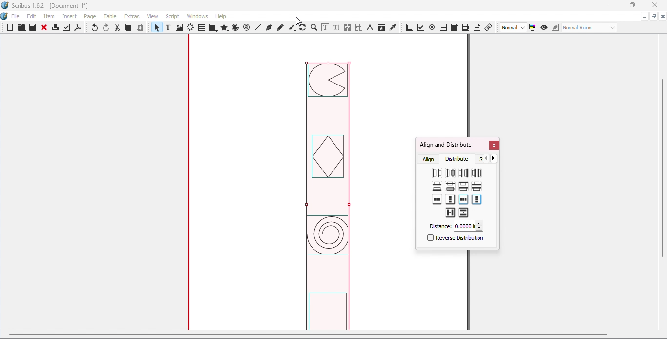 The image size is (667, 339). I want to click on Distribute left sides equidistantly, so click(436, 173).